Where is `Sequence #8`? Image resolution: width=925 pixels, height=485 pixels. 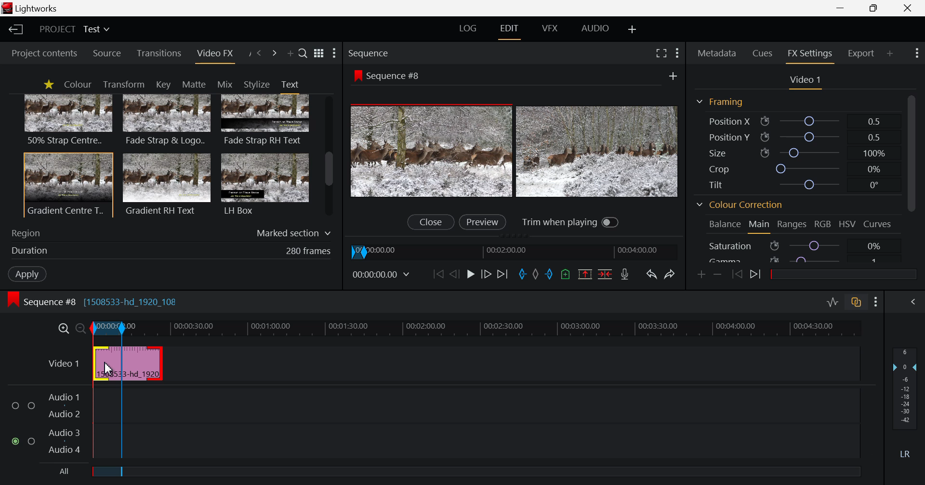
Sequence #8 is located at coordinates (391, 75).